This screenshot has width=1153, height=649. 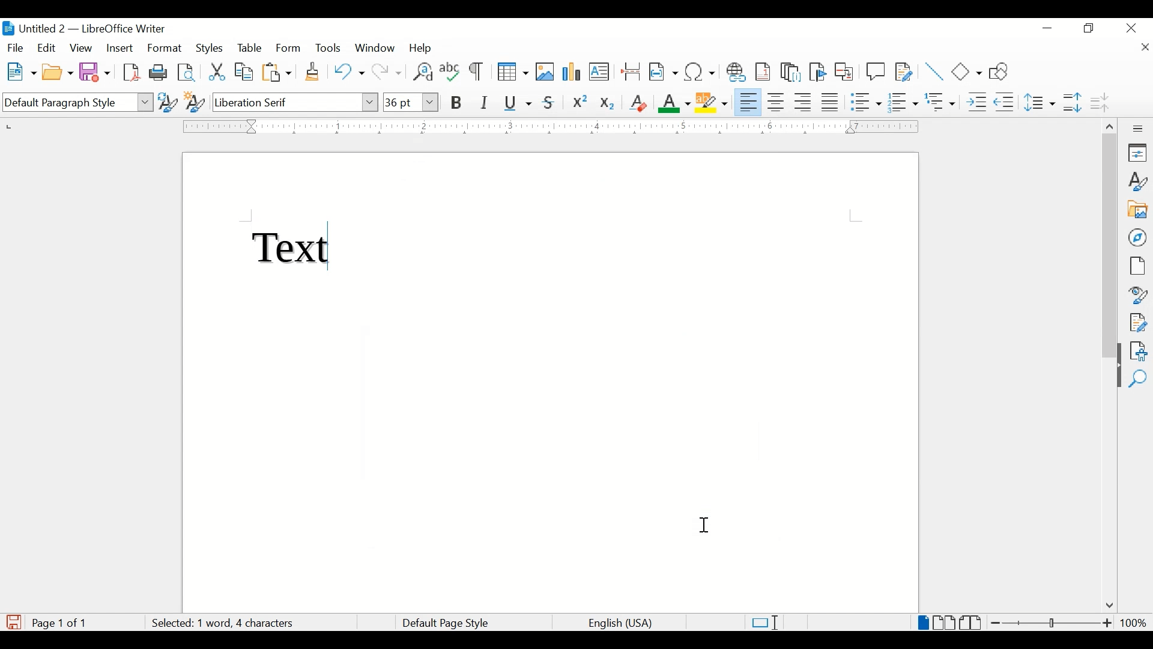 What do you see at coordinates (599, 72) in the screenshot?
I see `insert text box` at bounding box center [599, 72].